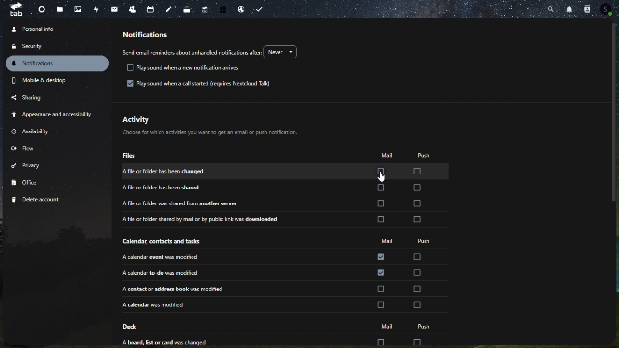 The height and width of the screenshot is (348, 619). Describe the element at coordinates (417, 257) in the screenshot. I see `check box` at that location.